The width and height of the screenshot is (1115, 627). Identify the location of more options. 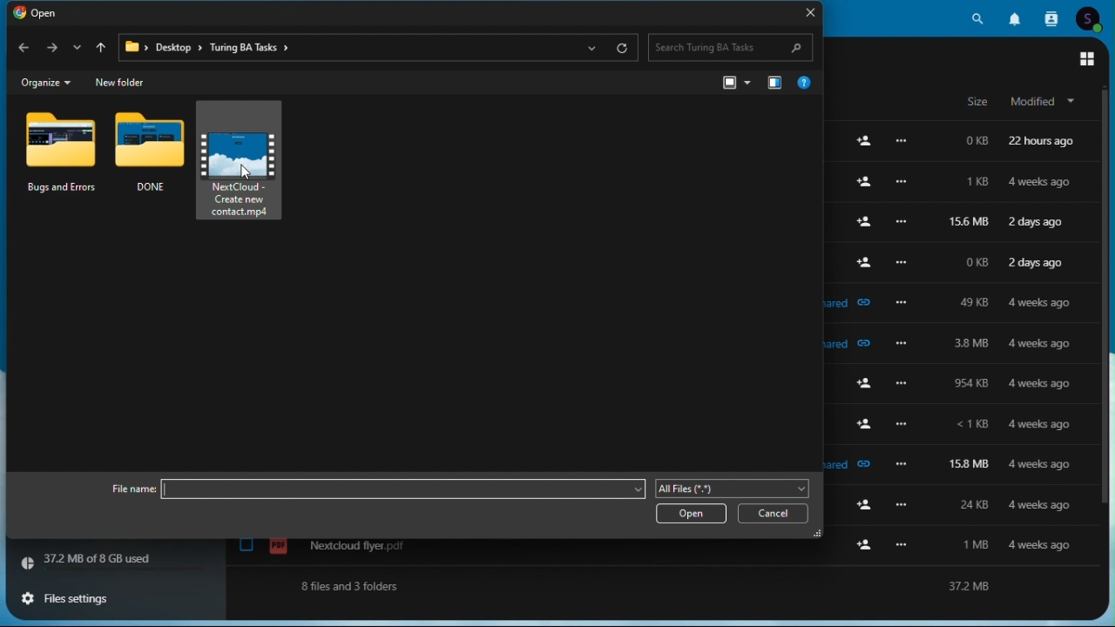
(904, 546).